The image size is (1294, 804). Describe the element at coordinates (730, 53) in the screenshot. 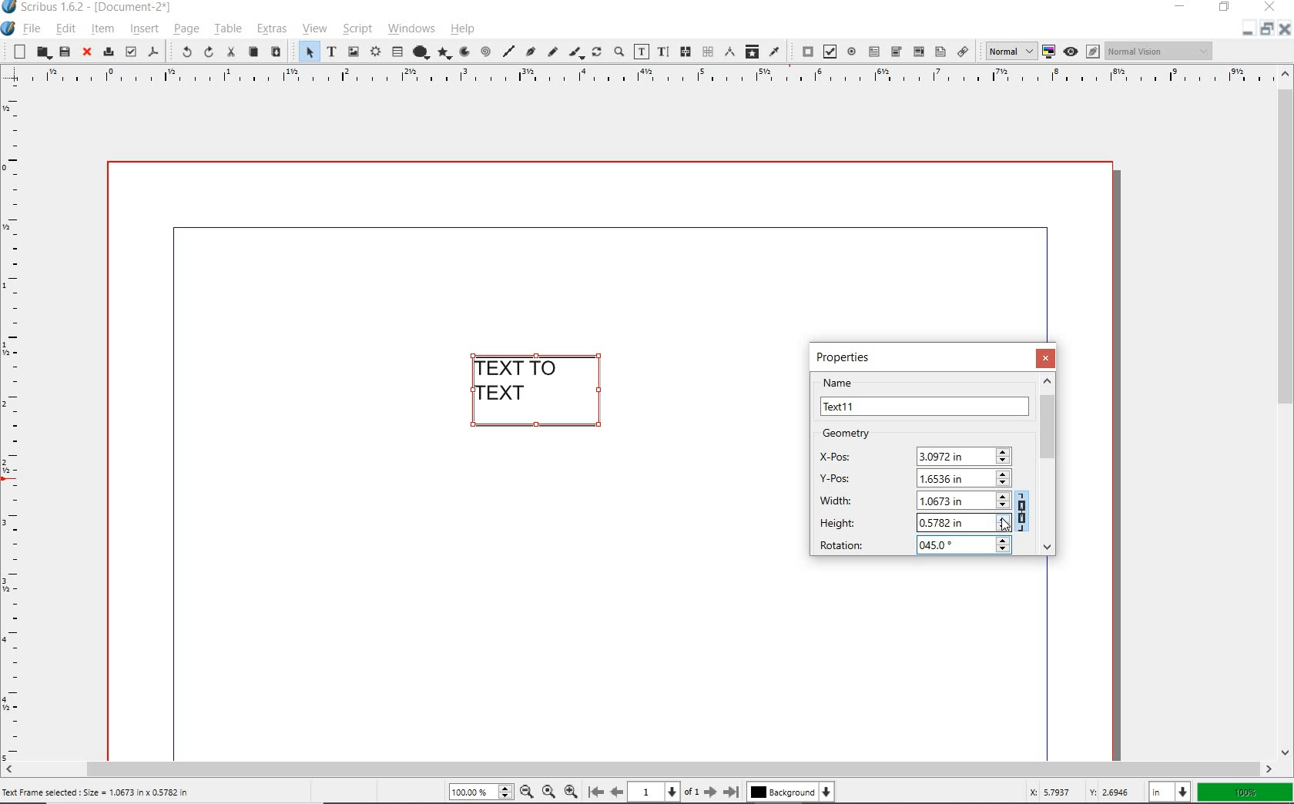

I see `measurements` at that location.